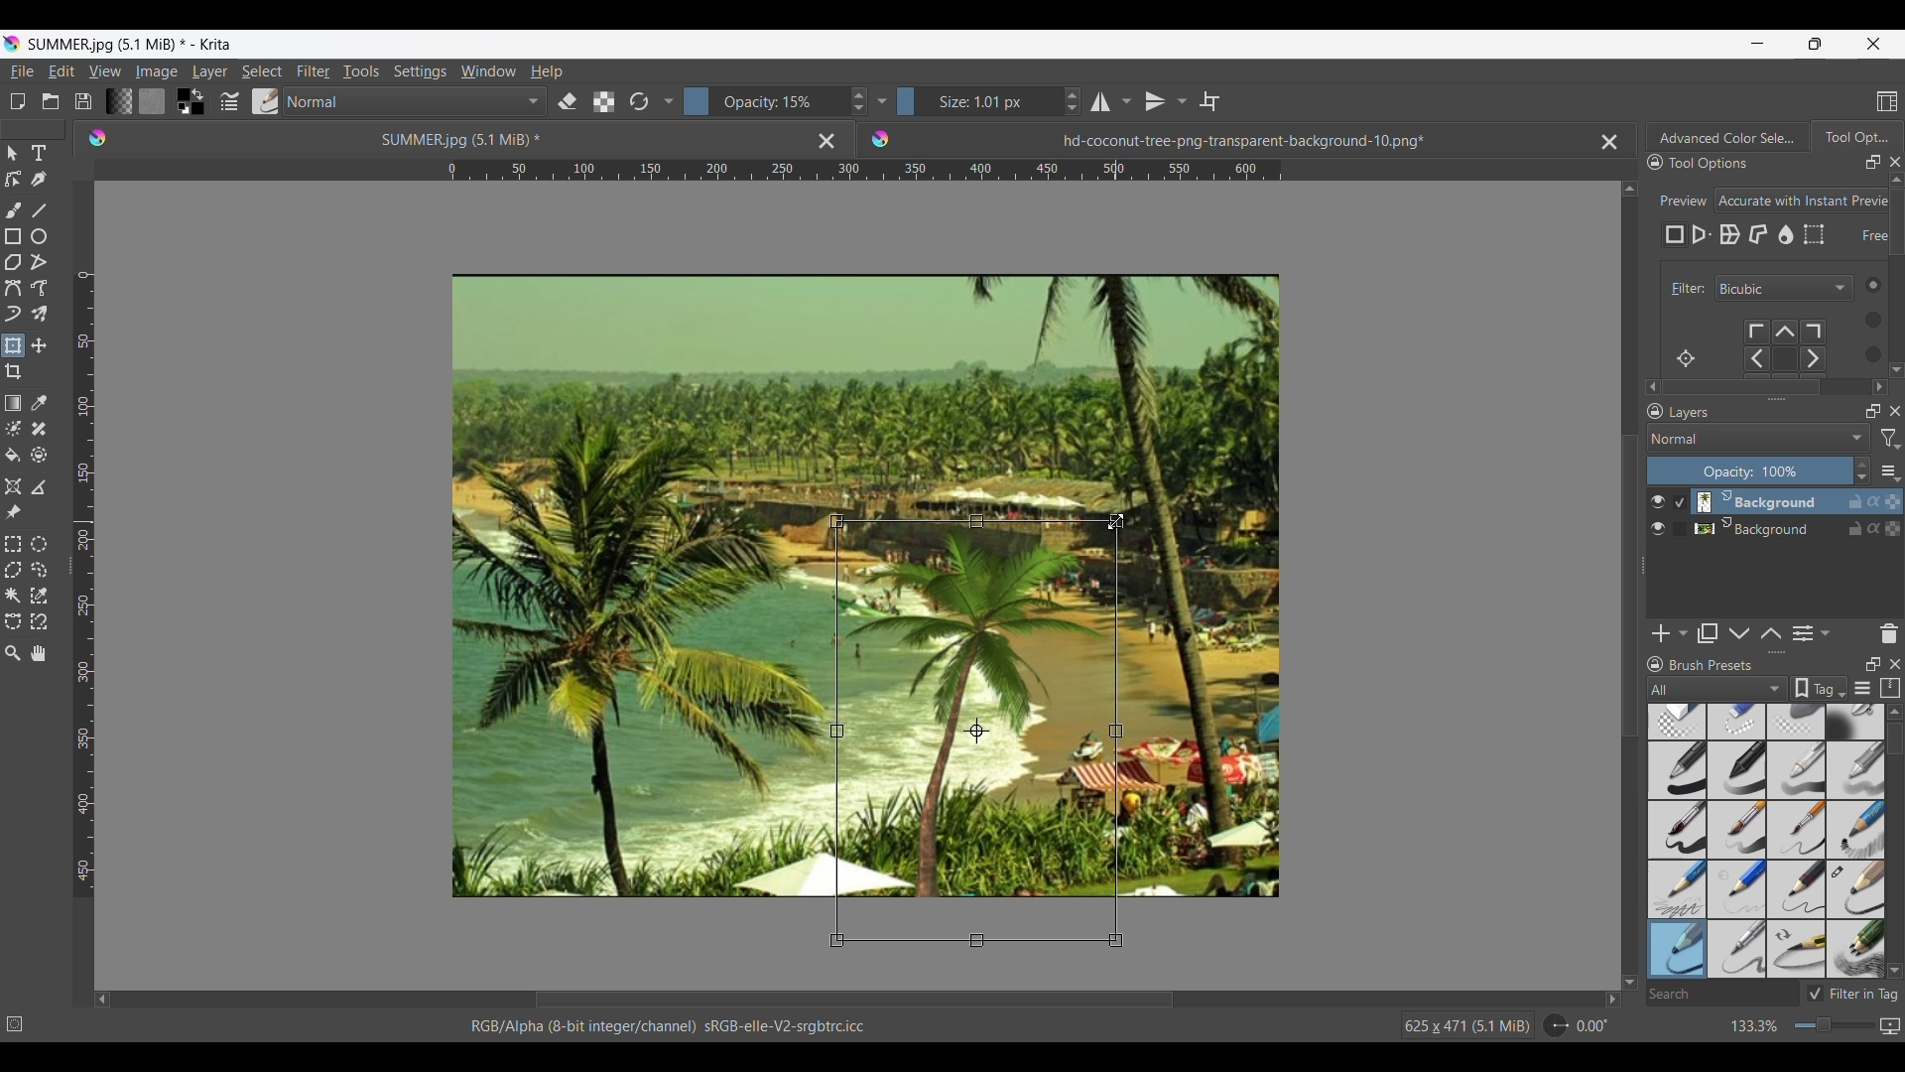 The height and width of the screenshot is (1072, 1905). I want to click on Smart patch tool, so click(39, 428).